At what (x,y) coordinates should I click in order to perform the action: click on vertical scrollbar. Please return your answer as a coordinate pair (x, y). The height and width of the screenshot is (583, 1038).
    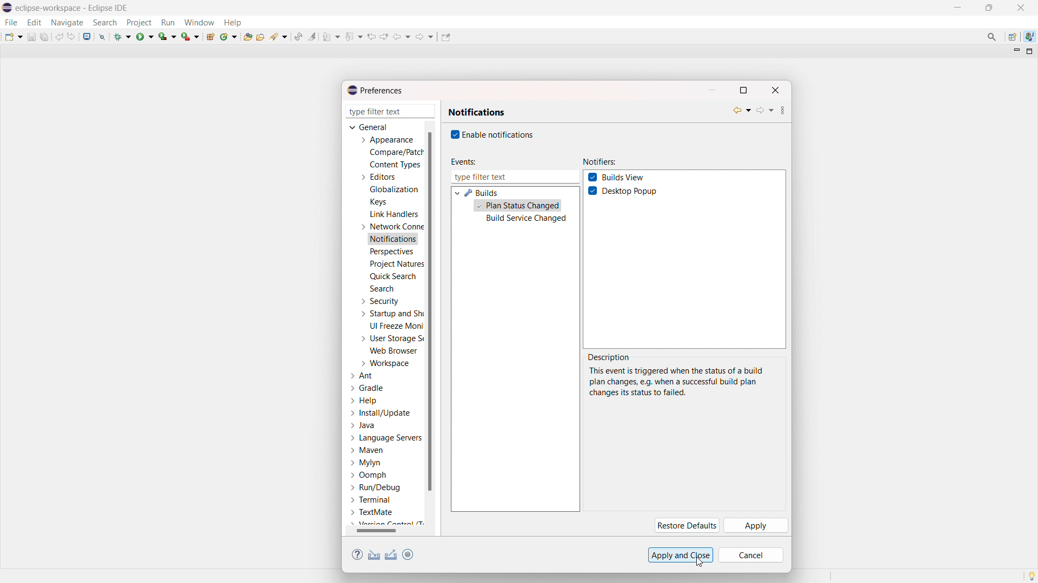
    Looking at the image, I should click on (429, 310).